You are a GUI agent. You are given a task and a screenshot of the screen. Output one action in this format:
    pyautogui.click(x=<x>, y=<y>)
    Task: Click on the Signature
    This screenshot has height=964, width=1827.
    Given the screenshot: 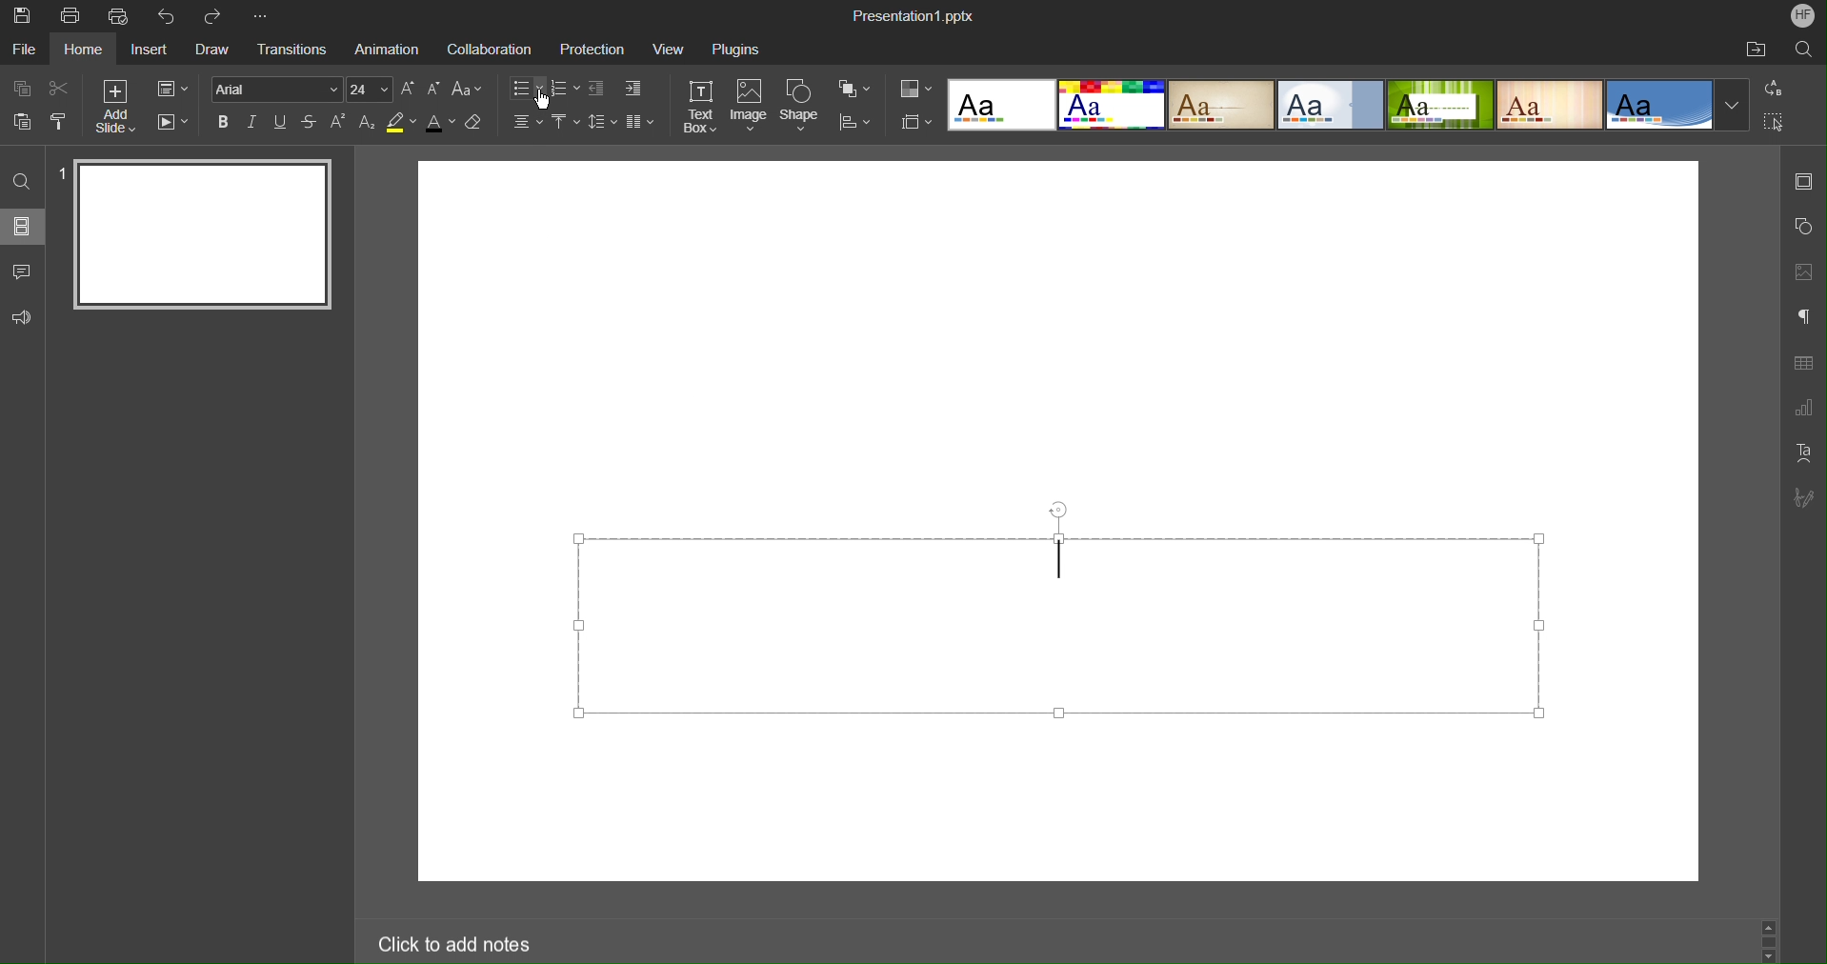 What is the action you would take?
    pyautogui.click(x=1803, y=498)
    